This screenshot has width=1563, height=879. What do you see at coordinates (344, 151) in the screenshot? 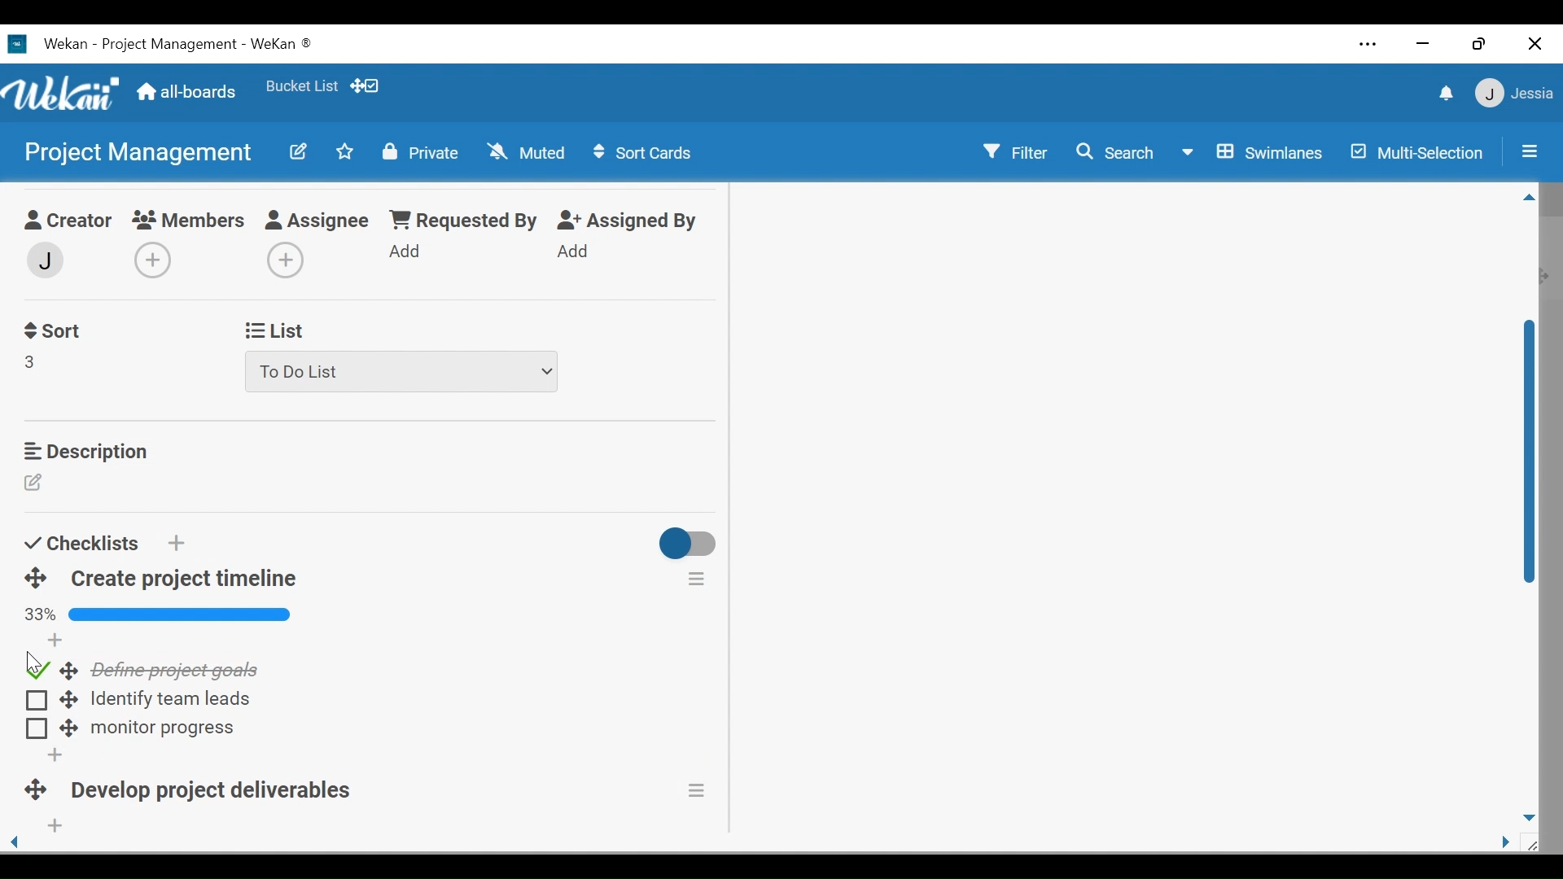
I see `Toggle favorites` at bounding box center [344, 151].